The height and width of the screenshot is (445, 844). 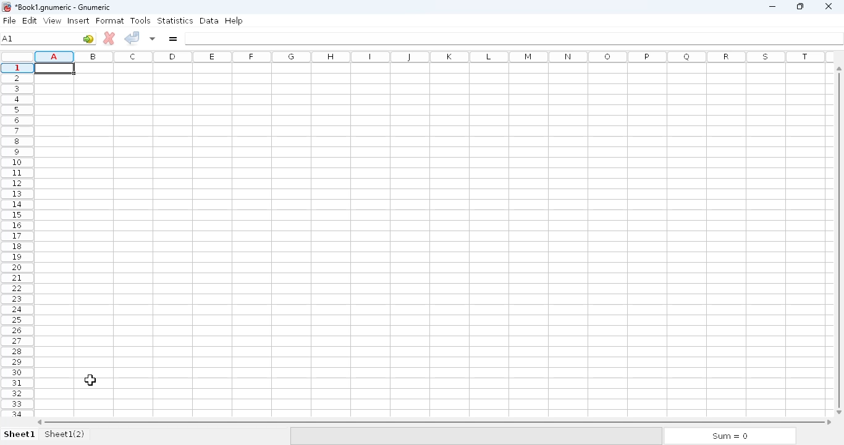 I want to click on sheet1(2) [duplicate worksheet], so click(x=65, y=433).